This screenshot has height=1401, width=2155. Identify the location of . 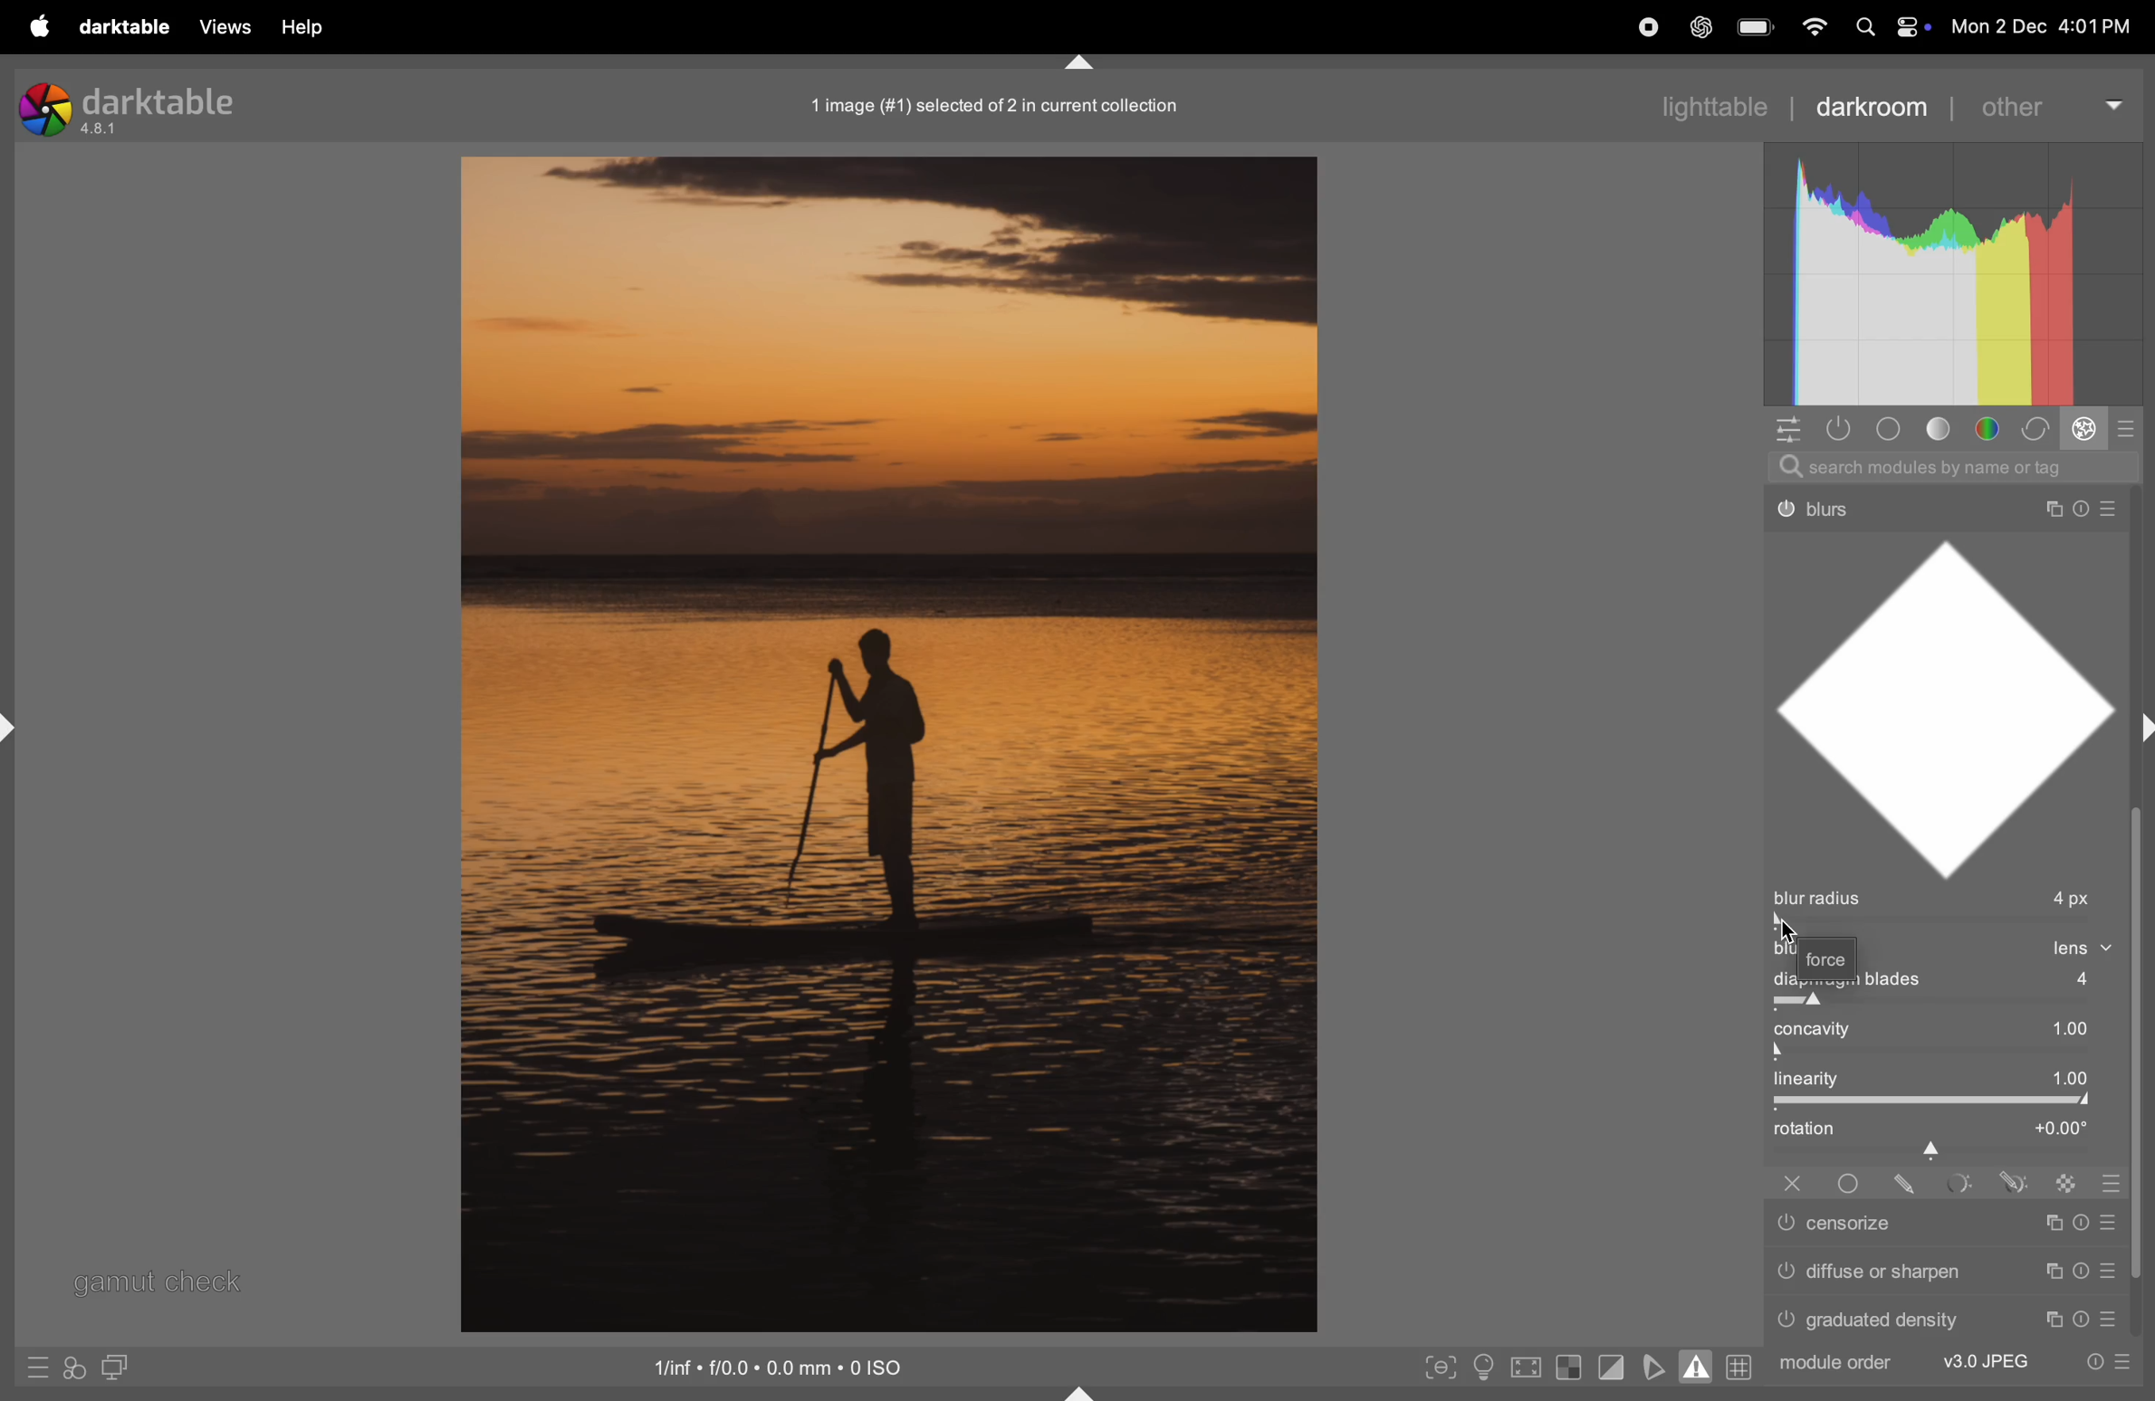
(1955, 1364).